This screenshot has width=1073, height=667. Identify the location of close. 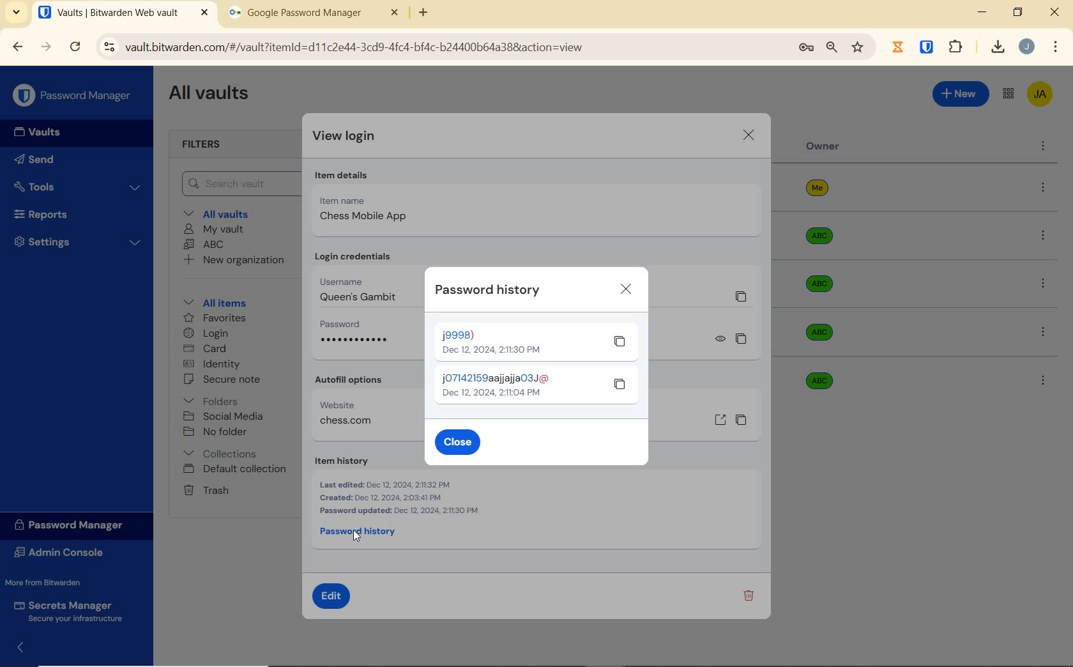
(749, 137).